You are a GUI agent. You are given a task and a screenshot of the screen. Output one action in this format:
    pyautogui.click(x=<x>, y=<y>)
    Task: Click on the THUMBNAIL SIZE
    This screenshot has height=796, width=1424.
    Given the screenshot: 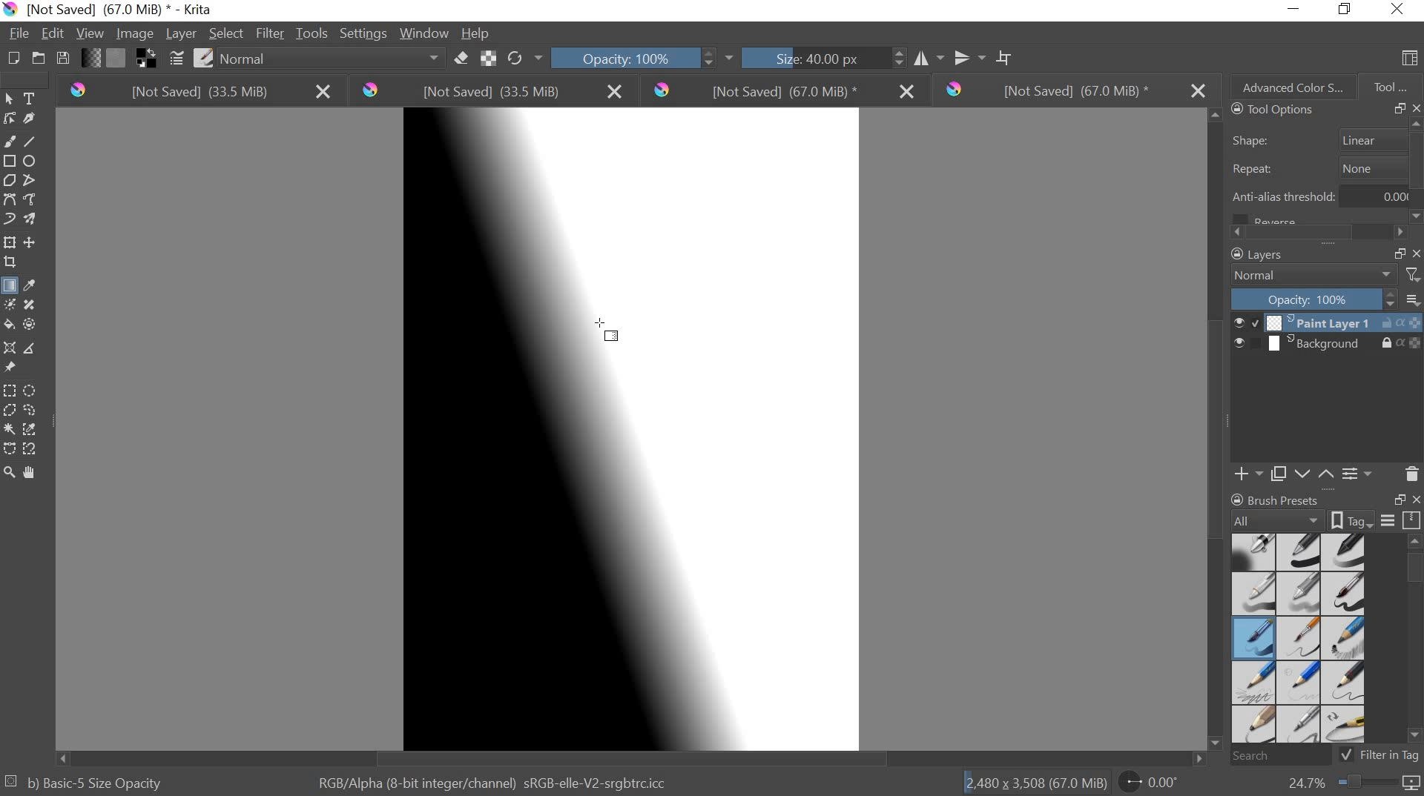 What is the action you would take?
    pyautogui.click(x=1414, y=299)
    